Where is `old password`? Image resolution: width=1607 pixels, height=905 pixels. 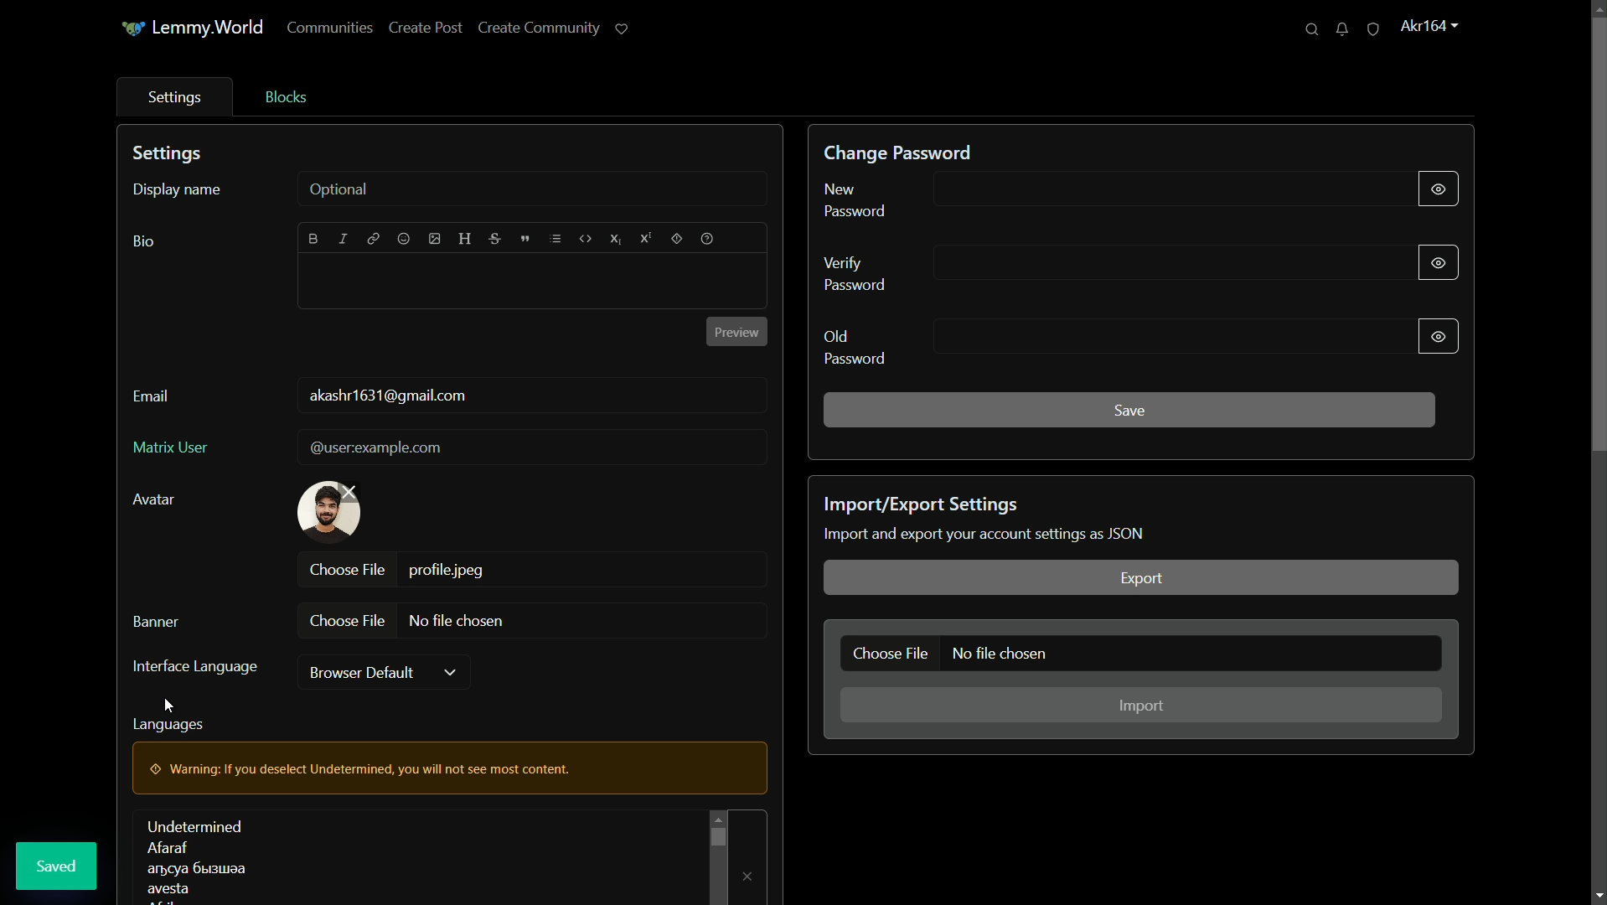 old password is located at coordinates (855, 346).